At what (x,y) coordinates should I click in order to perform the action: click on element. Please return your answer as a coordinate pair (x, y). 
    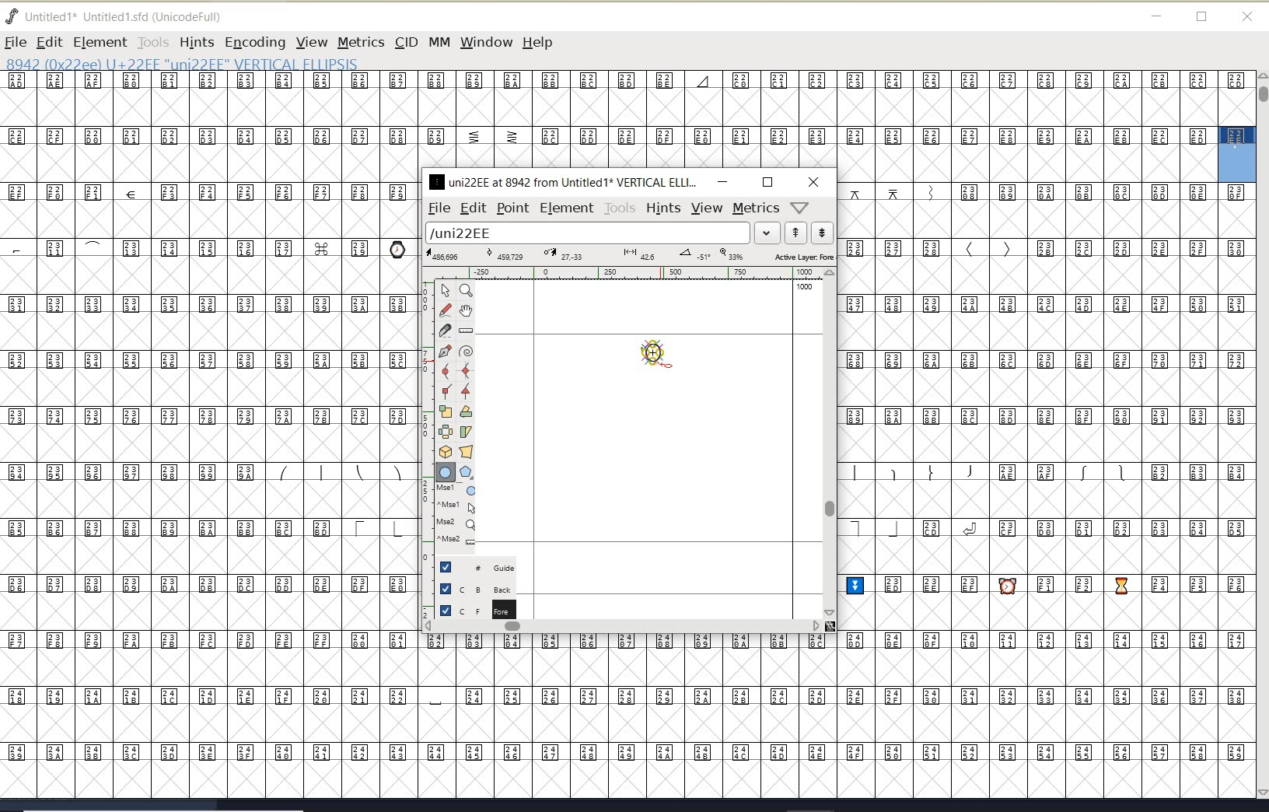
    Looking at the image, I should click on (567, 208).